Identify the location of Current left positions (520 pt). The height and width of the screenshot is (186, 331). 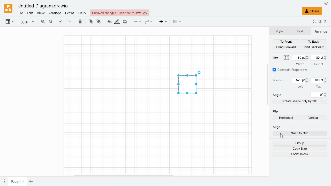
(299, 80).